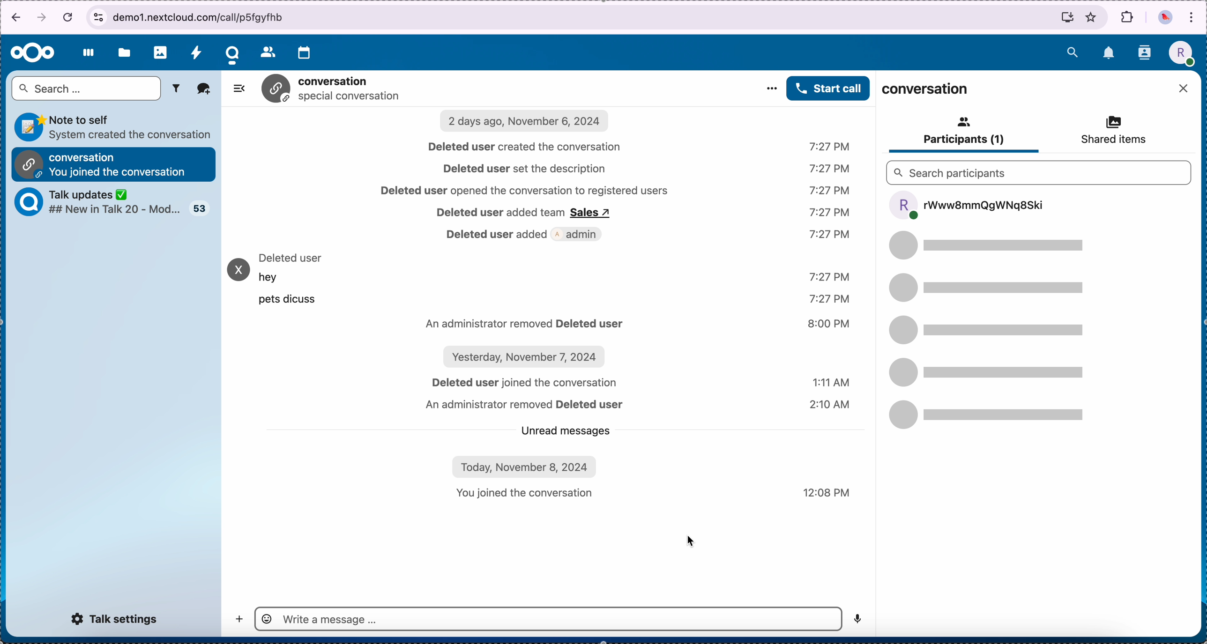 Image resolution: width=1207 pixels, height=644 pixels. I want to click on search bar, so click(87, 89).